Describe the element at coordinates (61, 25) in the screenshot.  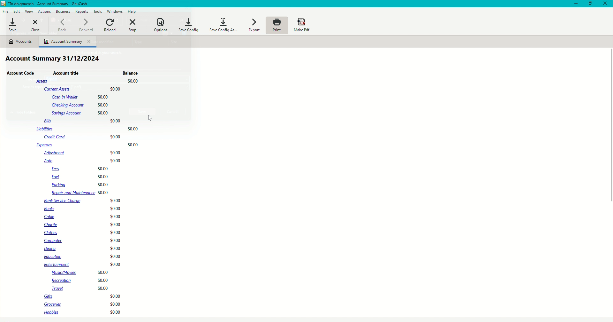
I see `Back` at that location.